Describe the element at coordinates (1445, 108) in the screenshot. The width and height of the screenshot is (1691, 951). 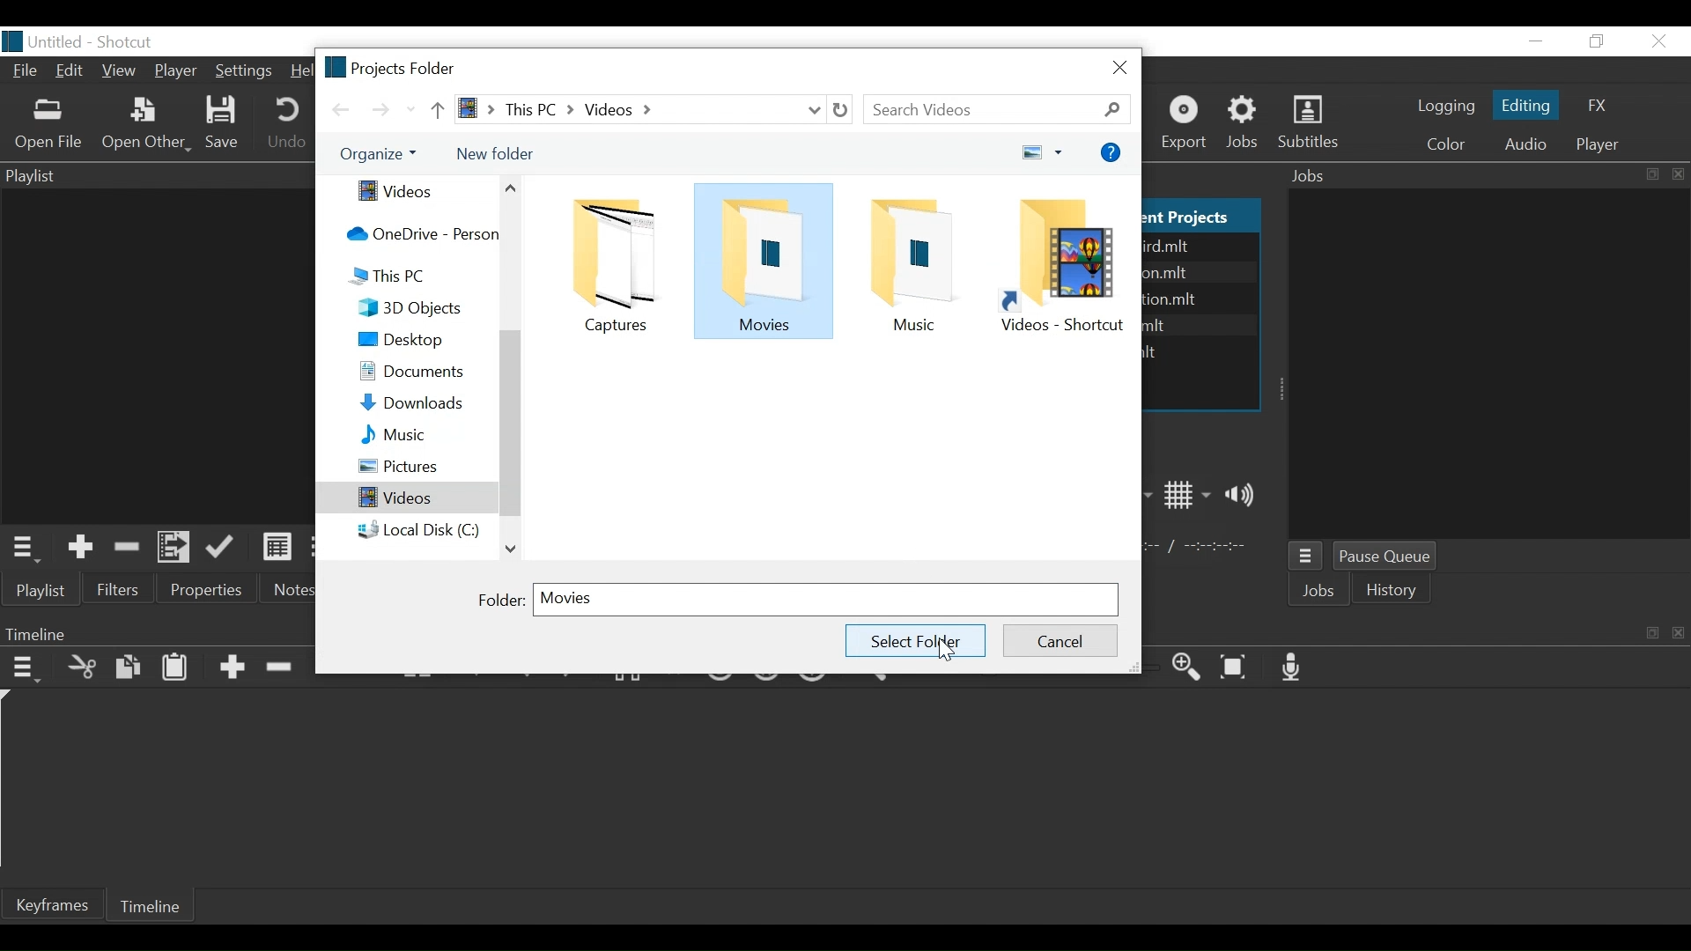
I see `logging` at that location.